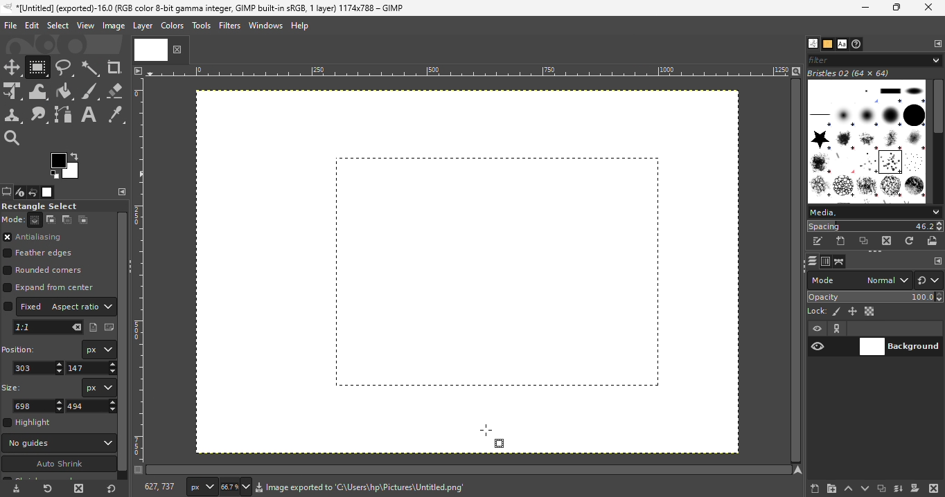 This screenshot has width=945, height=497. What do you see at coordinates (808, 488) in the screenshot?
I see `Create a new layer` at bounding box center [808, 488].